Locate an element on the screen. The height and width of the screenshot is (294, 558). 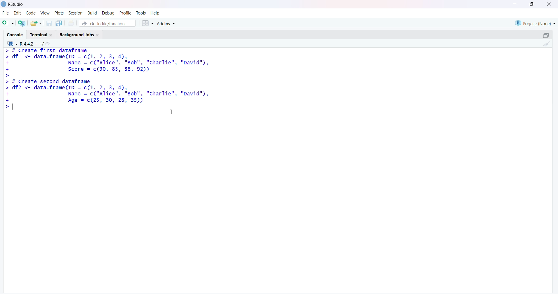
close is located at coordinates (549, 4).